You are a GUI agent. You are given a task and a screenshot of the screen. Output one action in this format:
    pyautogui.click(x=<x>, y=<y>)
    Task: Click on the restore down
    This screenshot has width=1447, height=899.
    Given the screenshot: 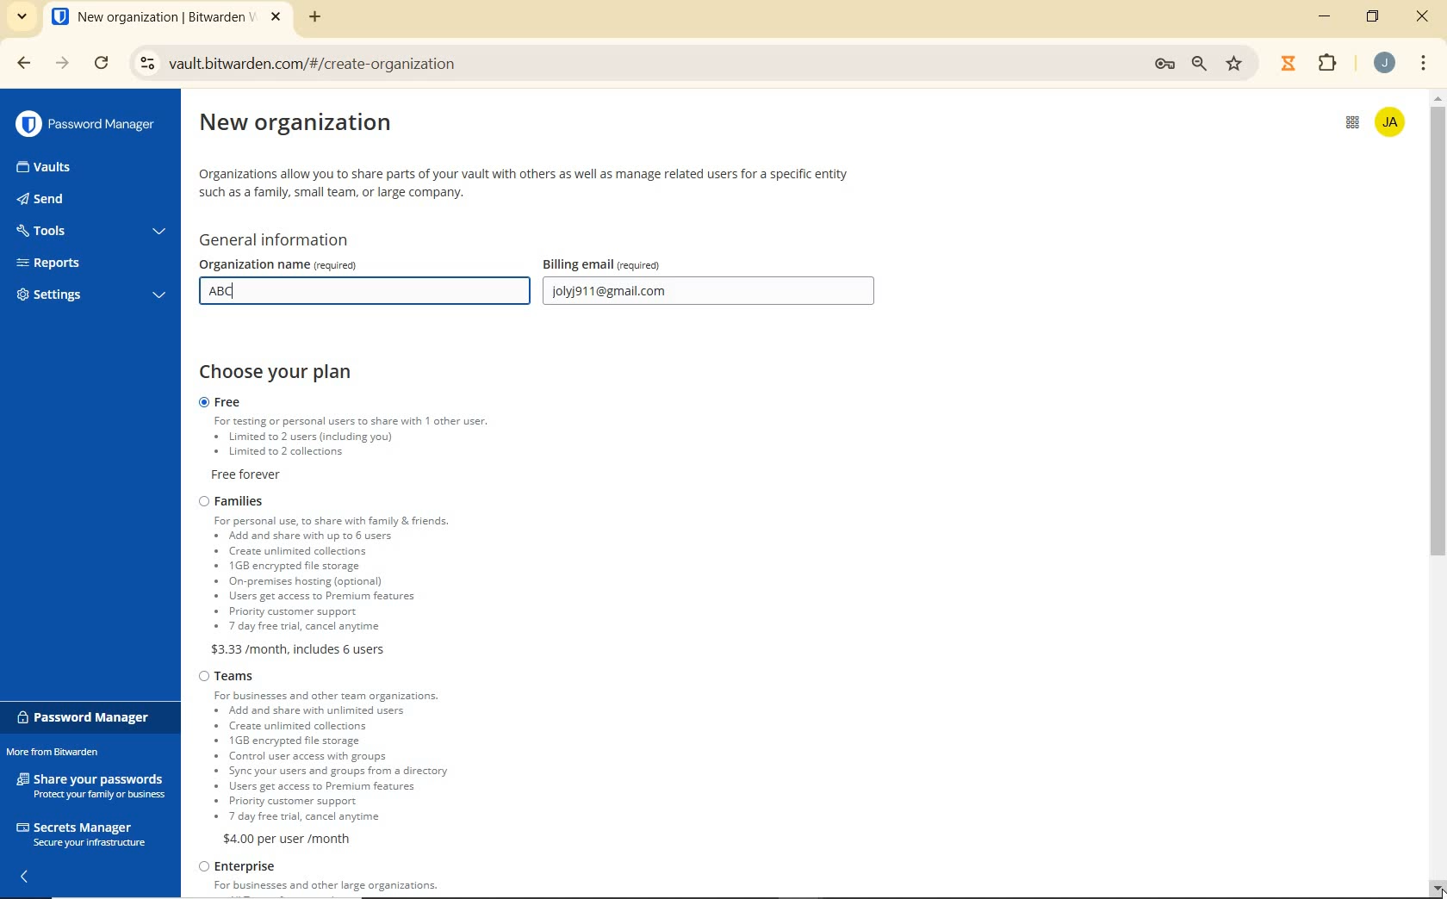 What is the action you would take?
    pyautogui.click(x=1376, y=16)
    